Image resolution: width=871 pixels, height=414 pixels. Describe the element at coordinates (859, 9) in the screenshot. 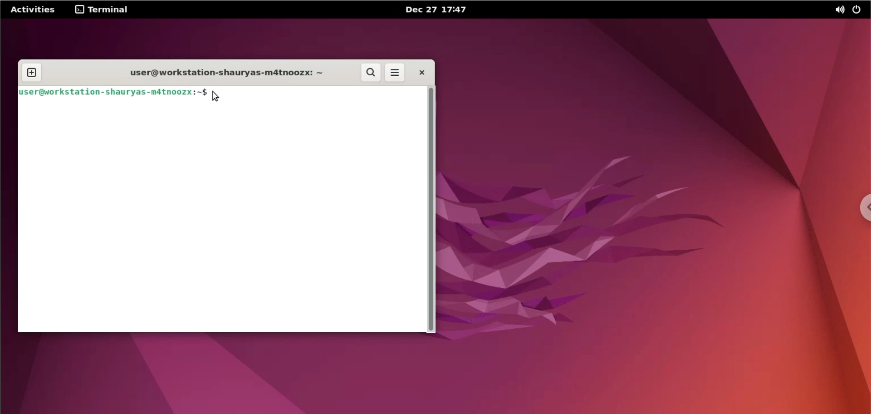

I see `power options` at that location.